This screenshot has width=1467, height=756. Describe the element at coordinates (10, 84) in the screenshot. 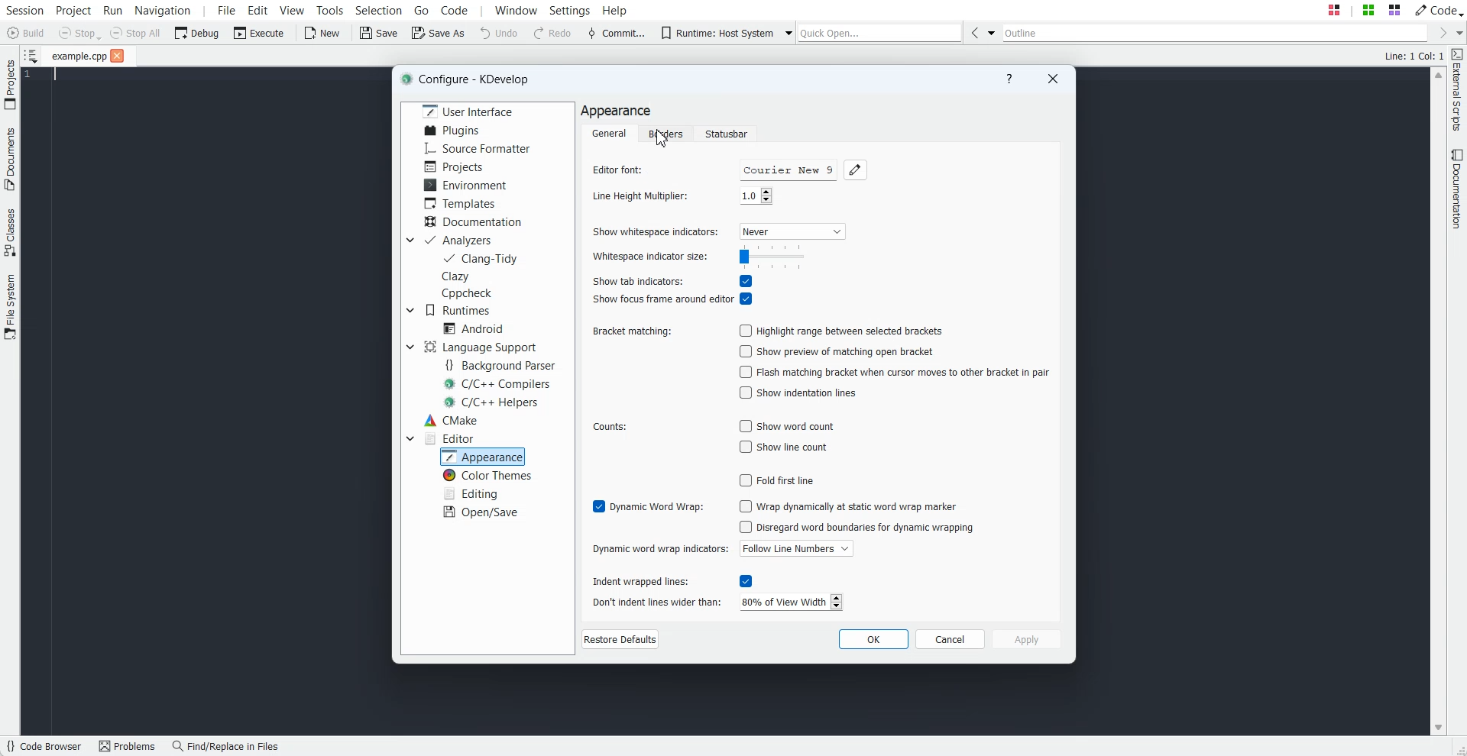

I see `Projects` at that location.